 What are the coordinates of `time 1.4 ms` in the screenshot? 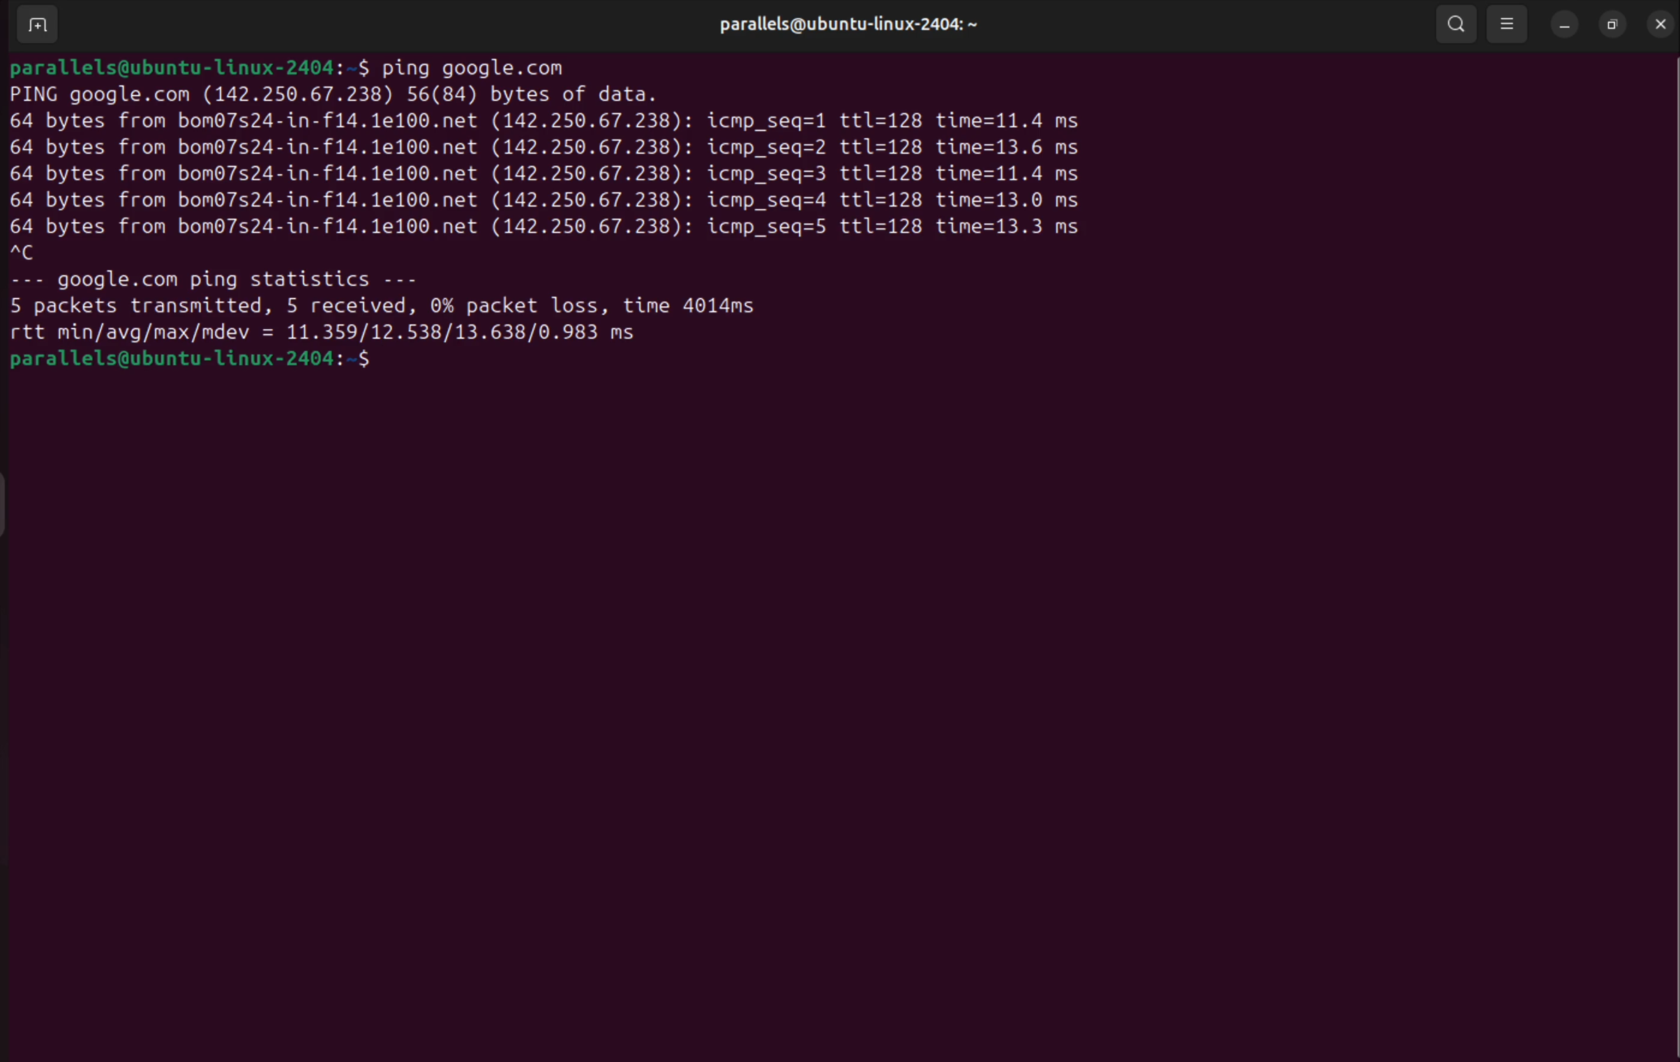 It's located at (1010, 119).